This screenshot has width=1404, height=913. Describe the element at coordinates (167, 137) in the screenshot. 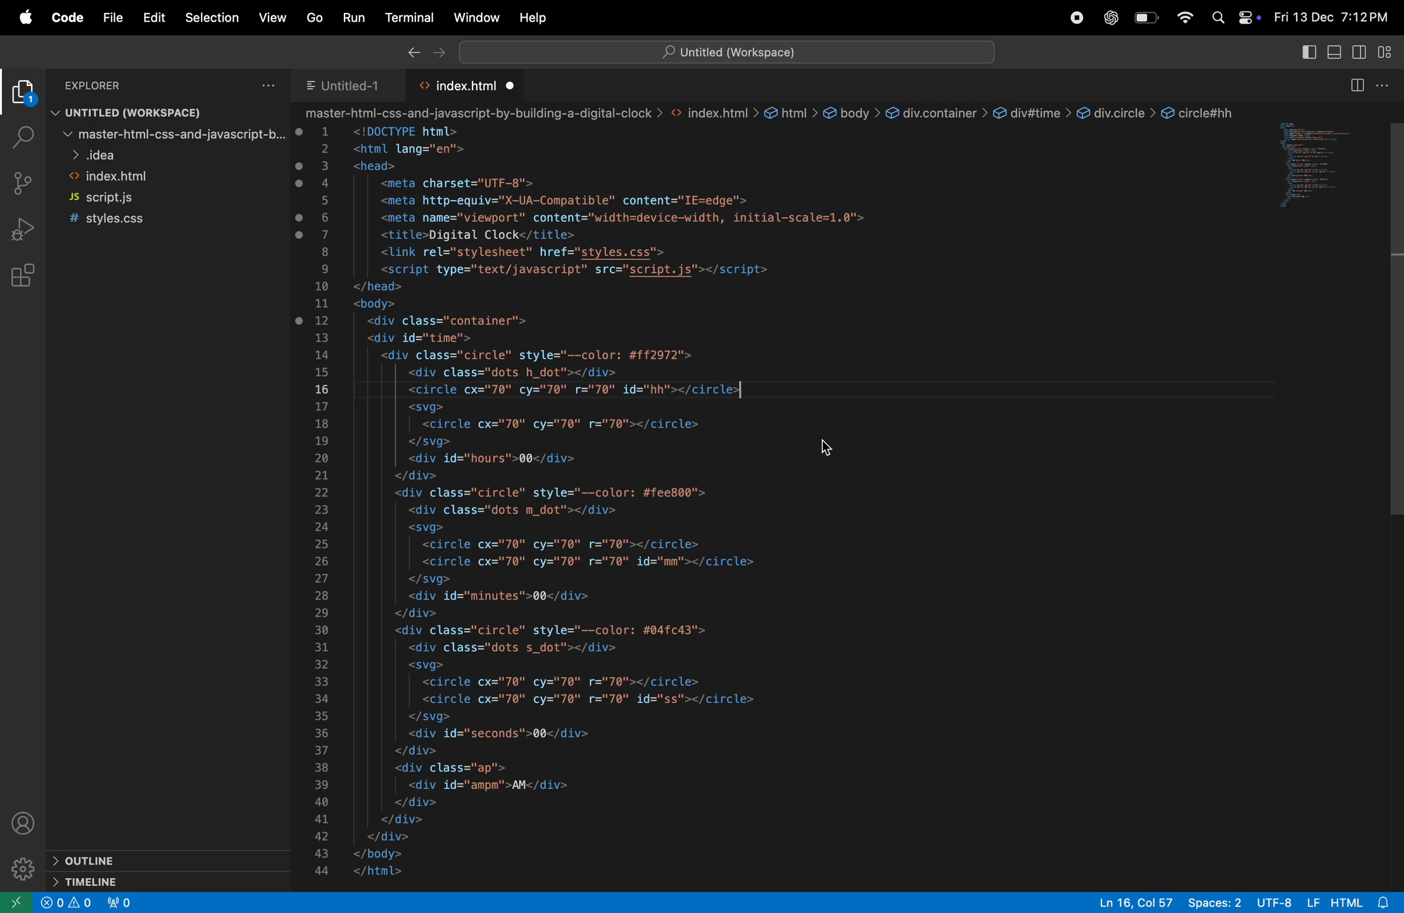

I see `master file` at that location.